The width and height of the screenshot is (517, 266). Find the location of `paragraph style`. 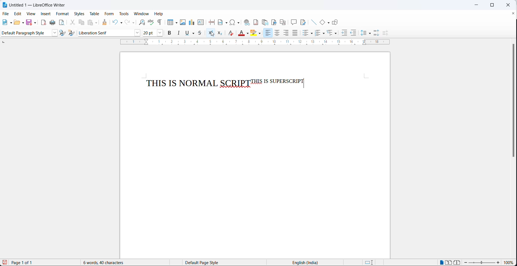

paragraph style is located at coordinates (25, 33).